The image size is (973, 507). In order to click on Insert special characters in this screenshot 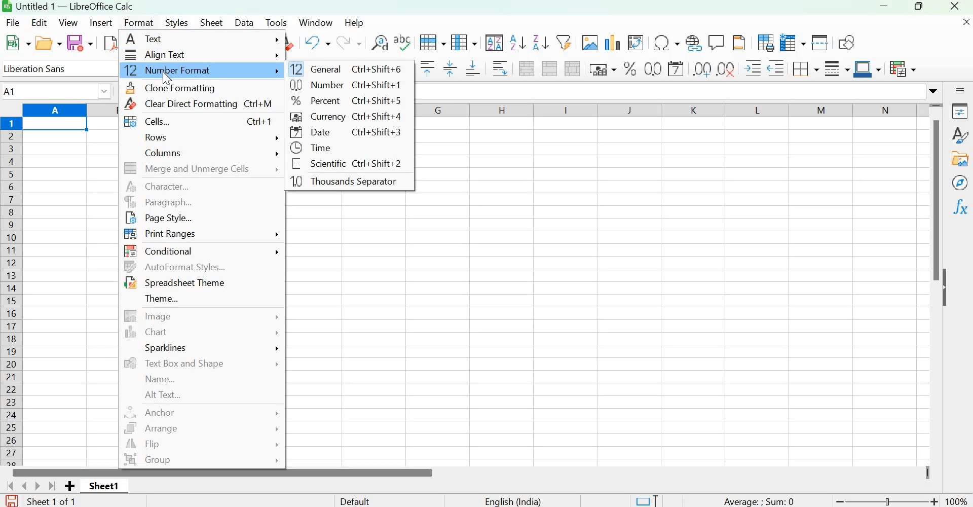, I will do `click(665, 41)`.